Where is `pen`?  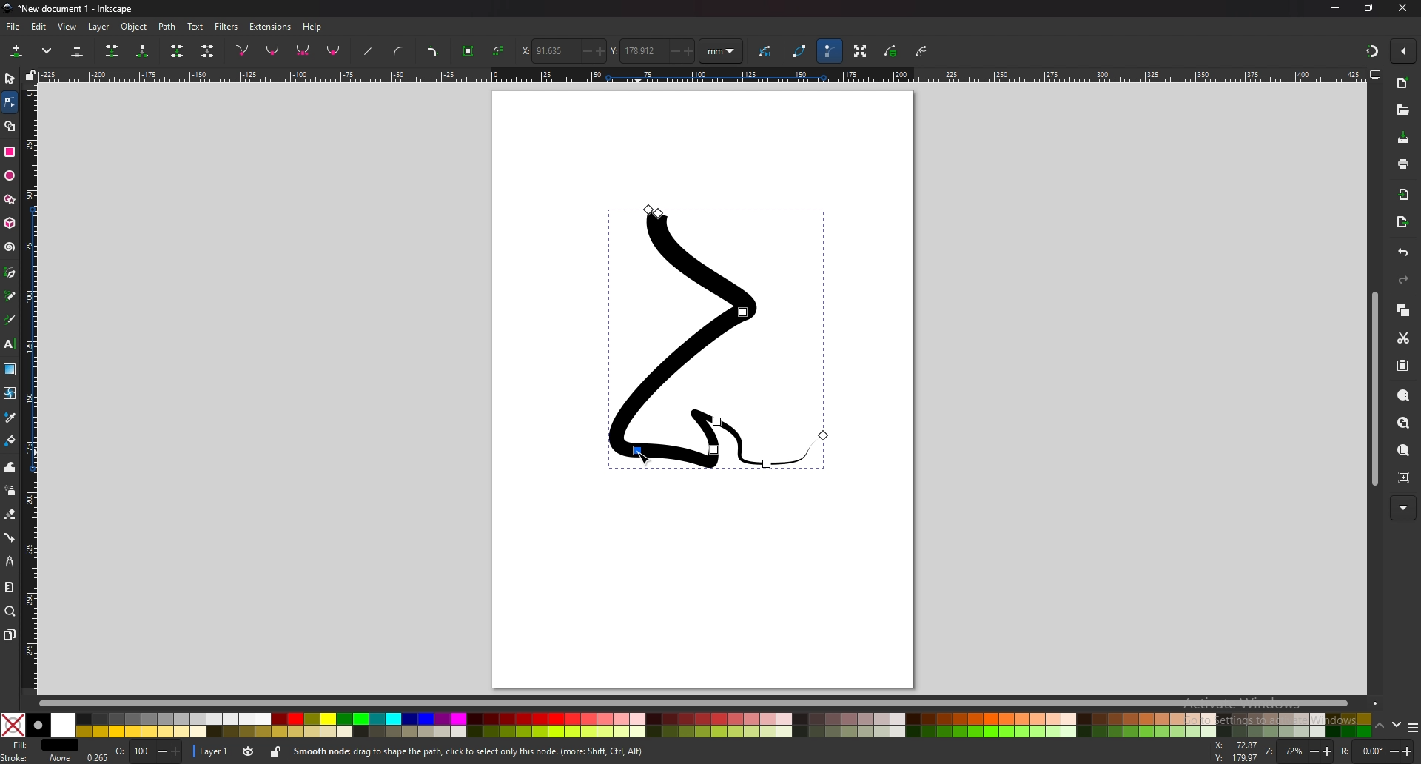
pen is located at coordinates (11, 272).